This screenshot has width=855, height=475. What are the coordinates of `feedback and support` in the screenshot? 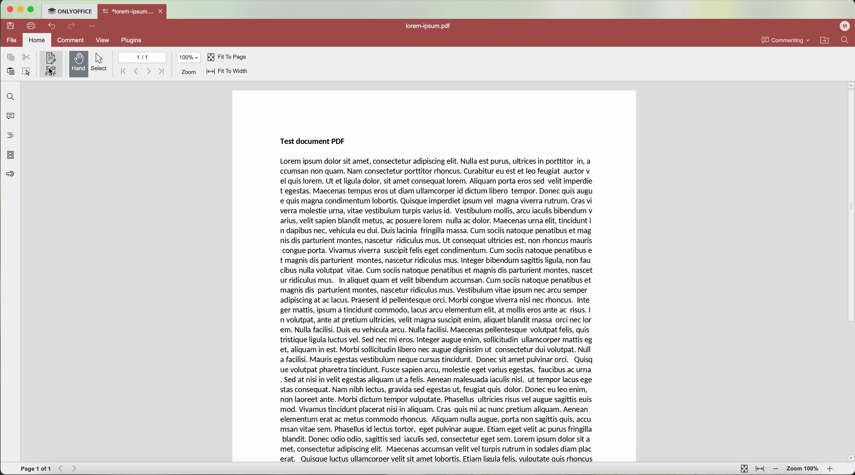 It's located at (11, 174).